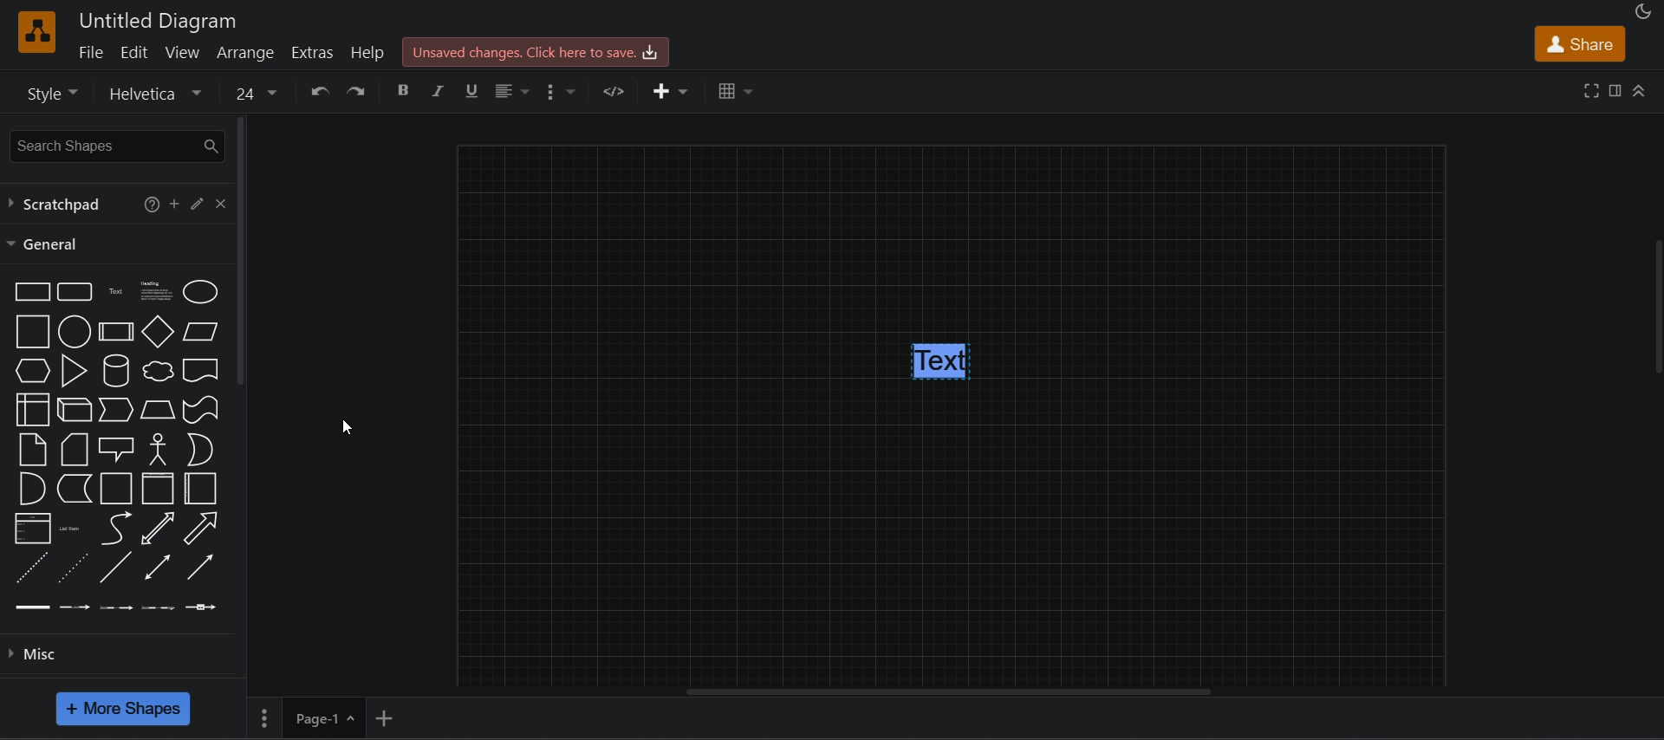  Describe the element at coordinates (536, 52) in the screenshot. I see `Unsaved changes. click here to save` at that location.